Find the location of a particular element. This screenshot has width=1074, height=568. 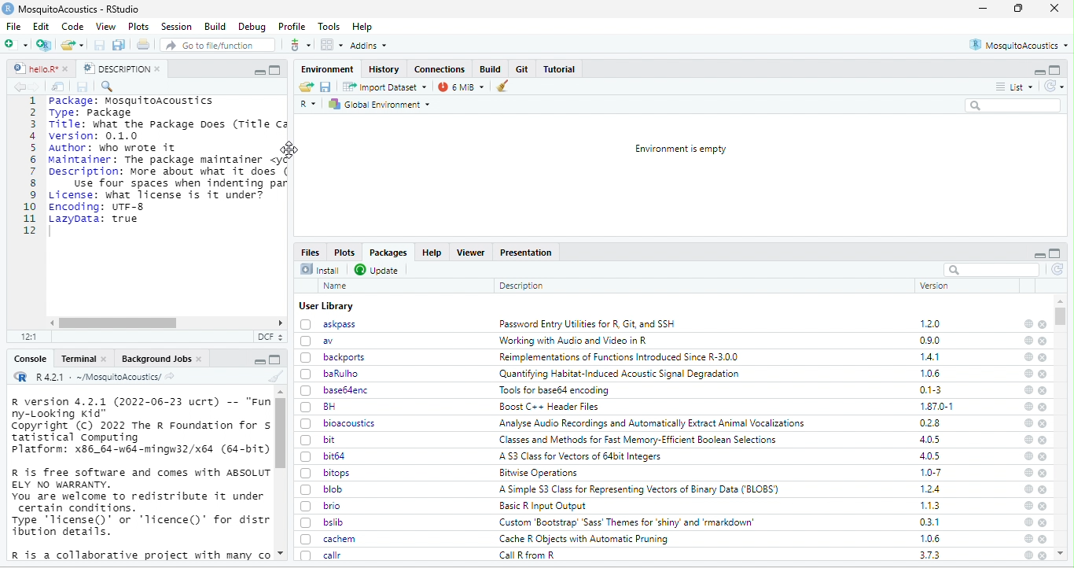

close is located at coordinates (1044, 457).